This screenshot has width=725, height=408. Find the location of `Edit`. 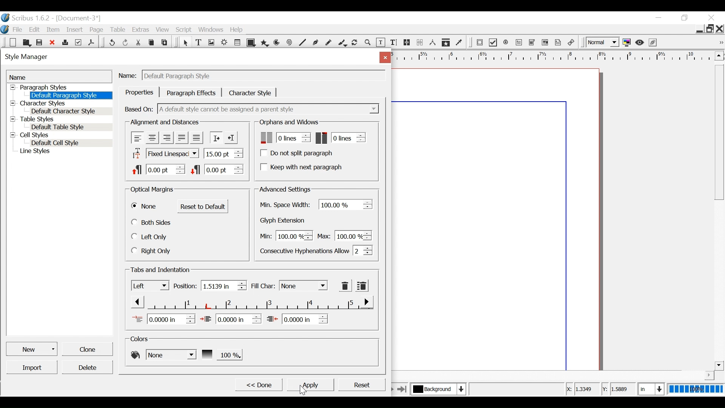

Edit is located at coordinates (35, 29).